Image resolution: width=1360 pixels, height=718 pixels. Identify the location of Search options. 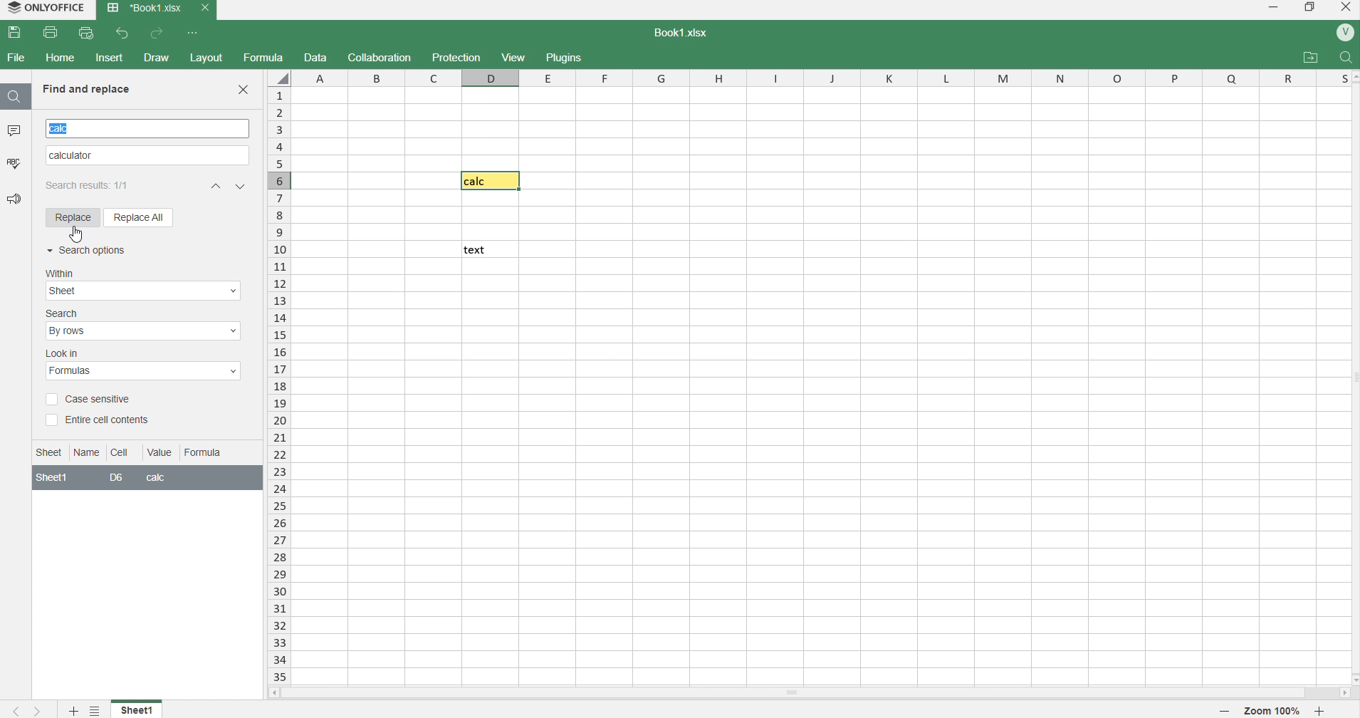
(141, 331).